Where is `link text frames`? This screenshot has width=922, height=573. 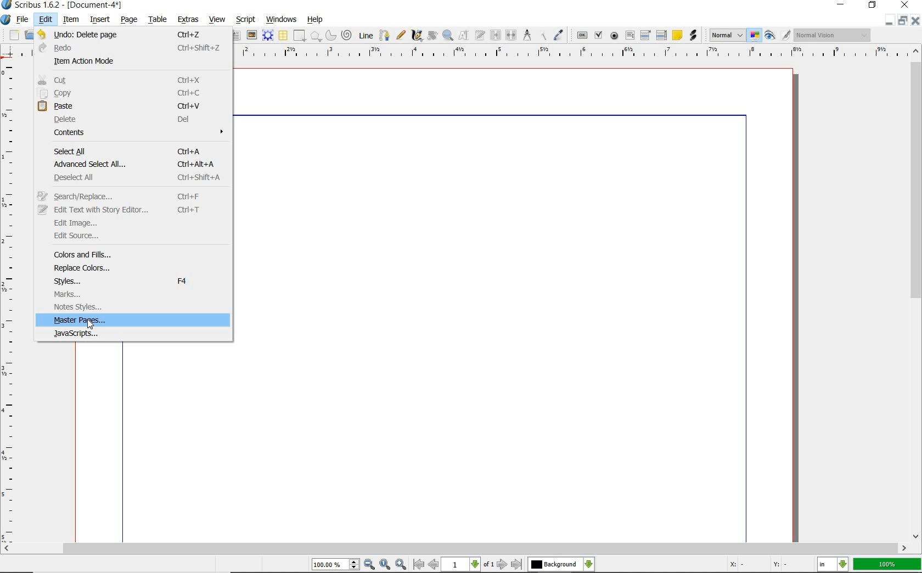 link text frames is located at coordinates (494, 35).